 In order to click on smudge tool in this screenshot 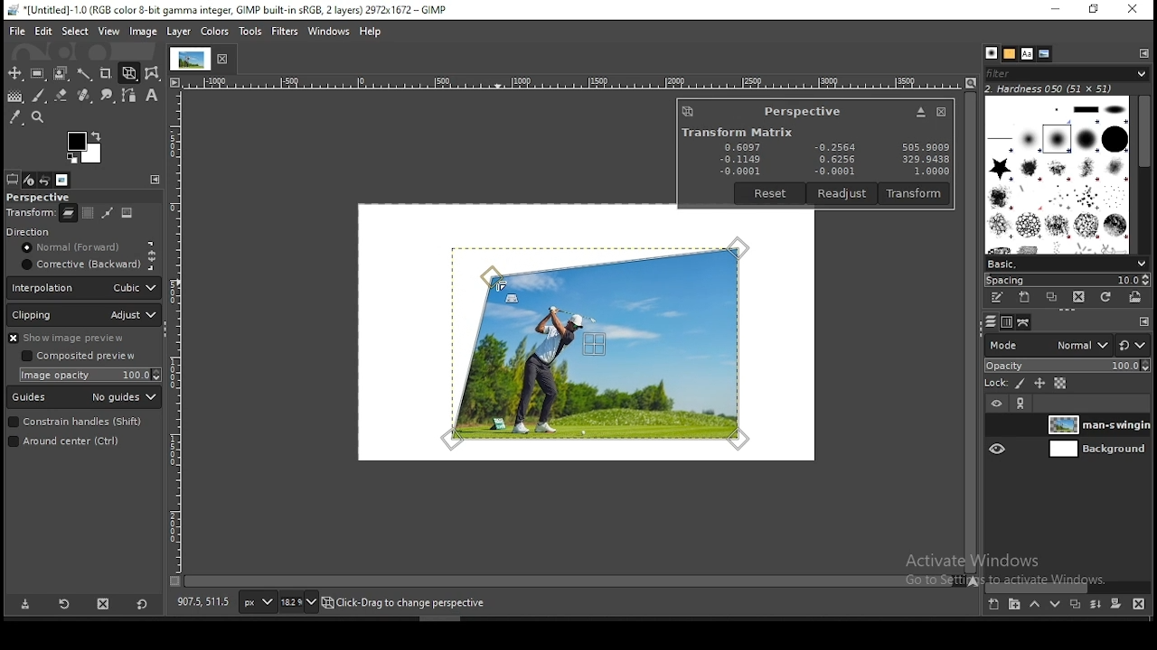, I will do `click(108, 95)`.